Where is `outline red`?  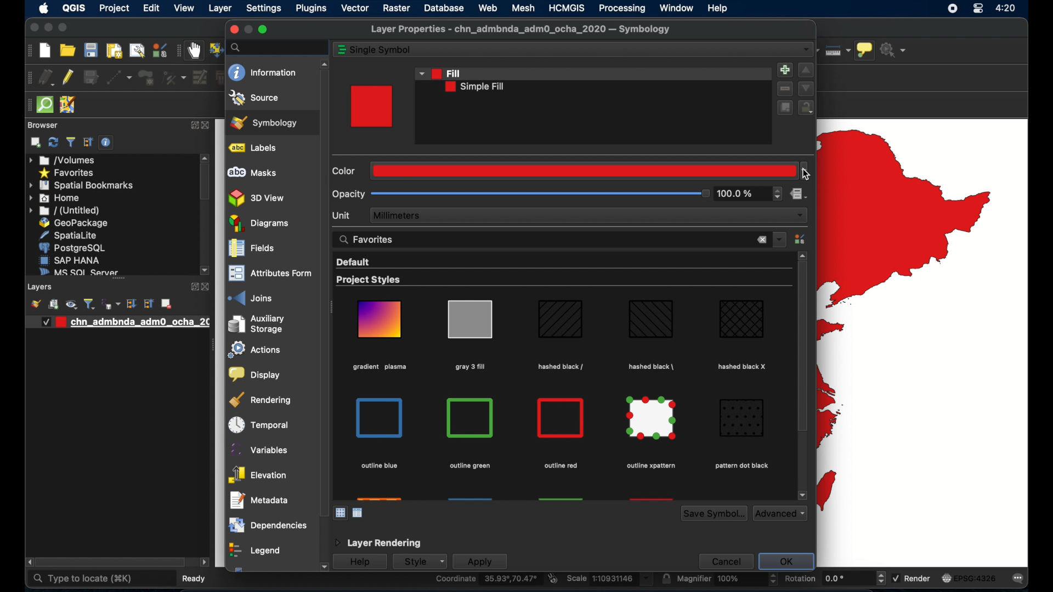 outline red is located at coordinates (561, 466).